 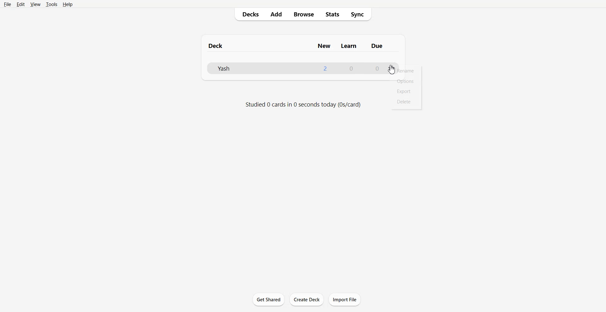 I want to click on Text 2, so click(x=303, y=105).